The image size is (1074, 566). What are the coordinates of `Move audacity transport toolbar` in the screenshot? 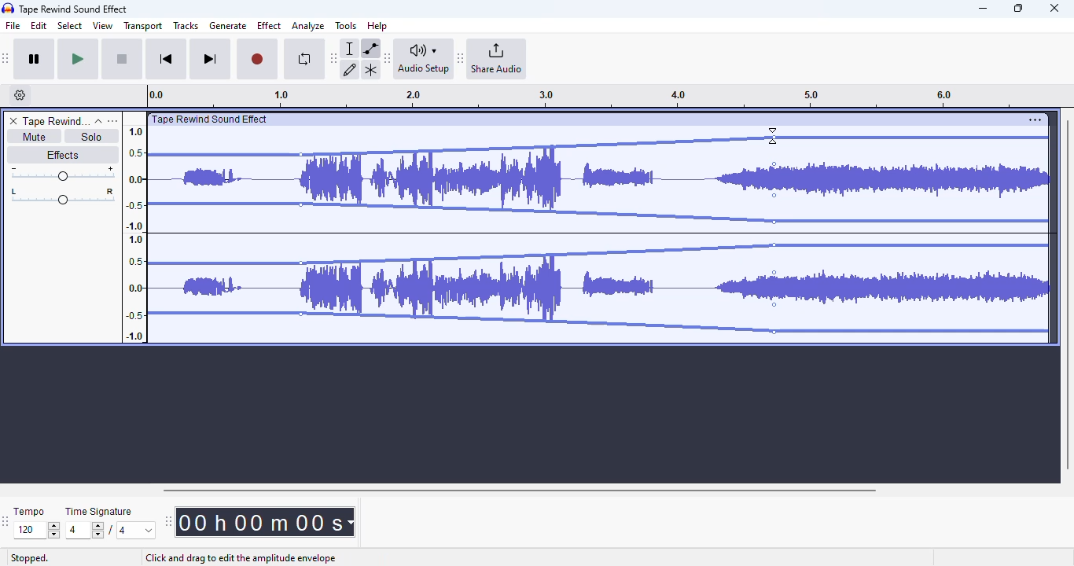 It's located at (6, 58).